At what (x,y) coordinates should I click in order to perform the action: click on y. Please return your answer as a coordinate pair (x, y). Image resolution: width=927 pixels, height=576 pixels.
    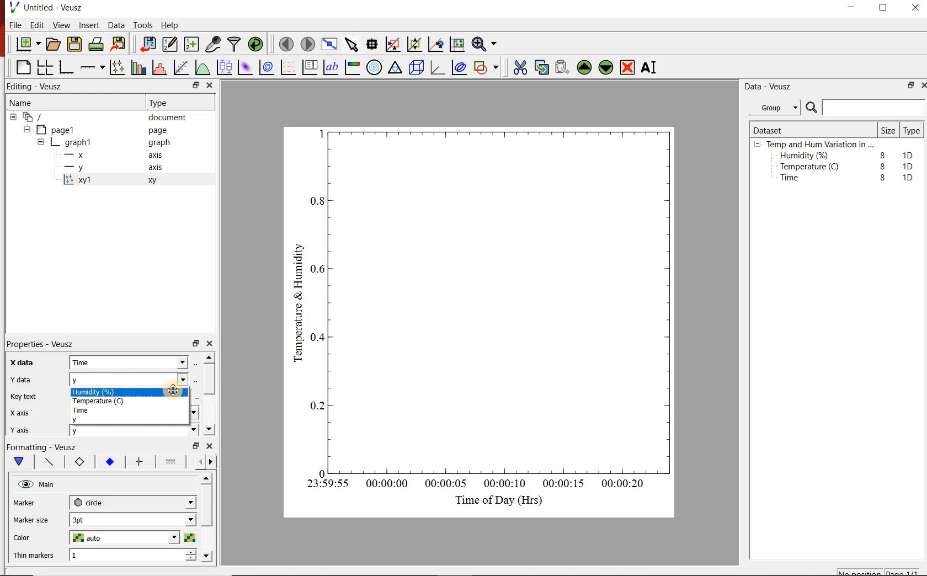
    Looking at the image, I should click on (84, 167).